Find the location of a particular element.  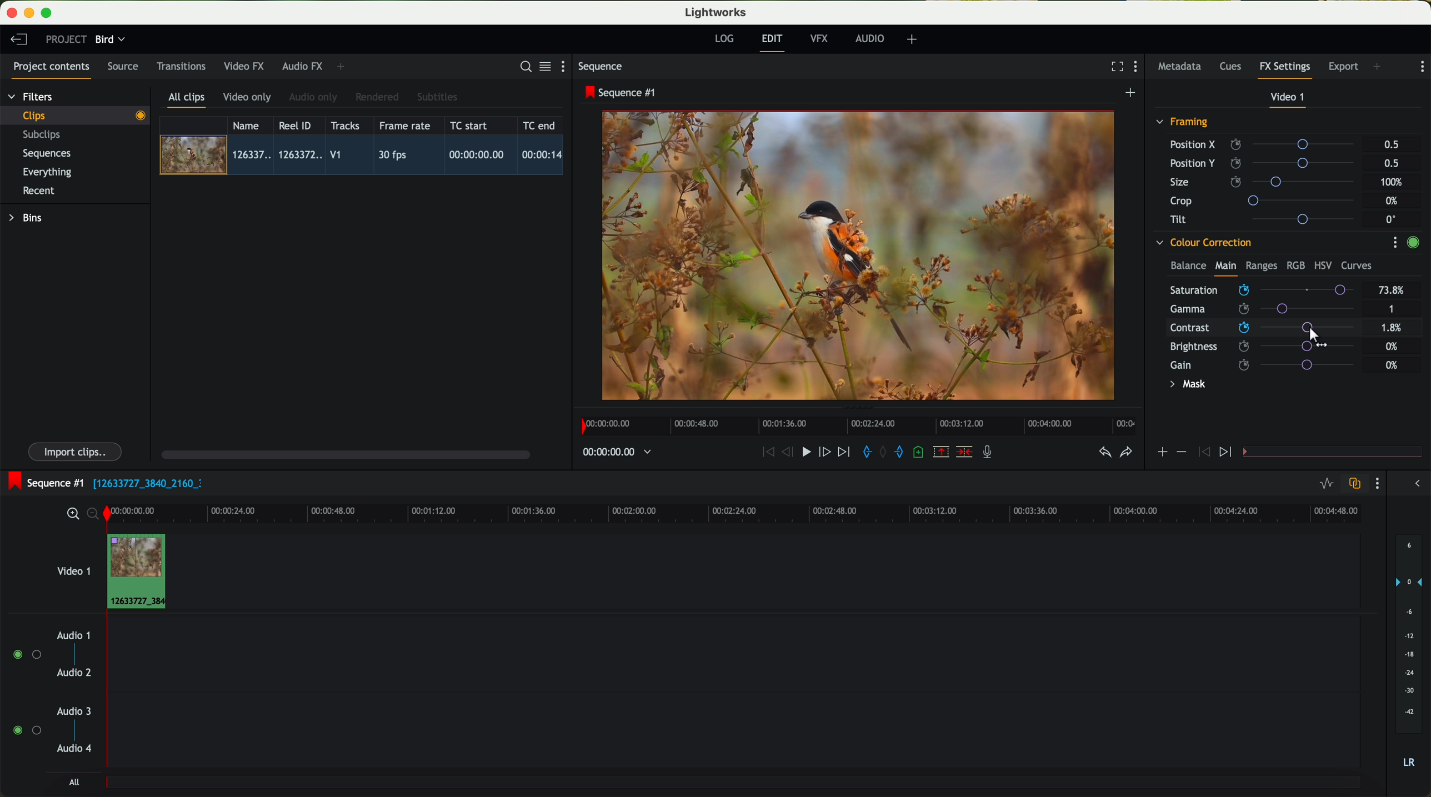

black is located at coordinates (143, 482).